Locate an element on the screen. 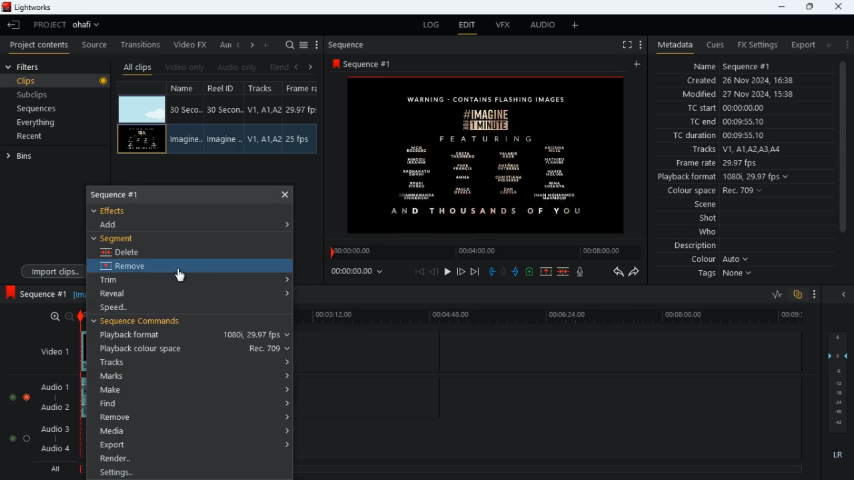 Image resolution: width=854 pixels, height=480 pixels. tracks is located at coordinates (733, 150).